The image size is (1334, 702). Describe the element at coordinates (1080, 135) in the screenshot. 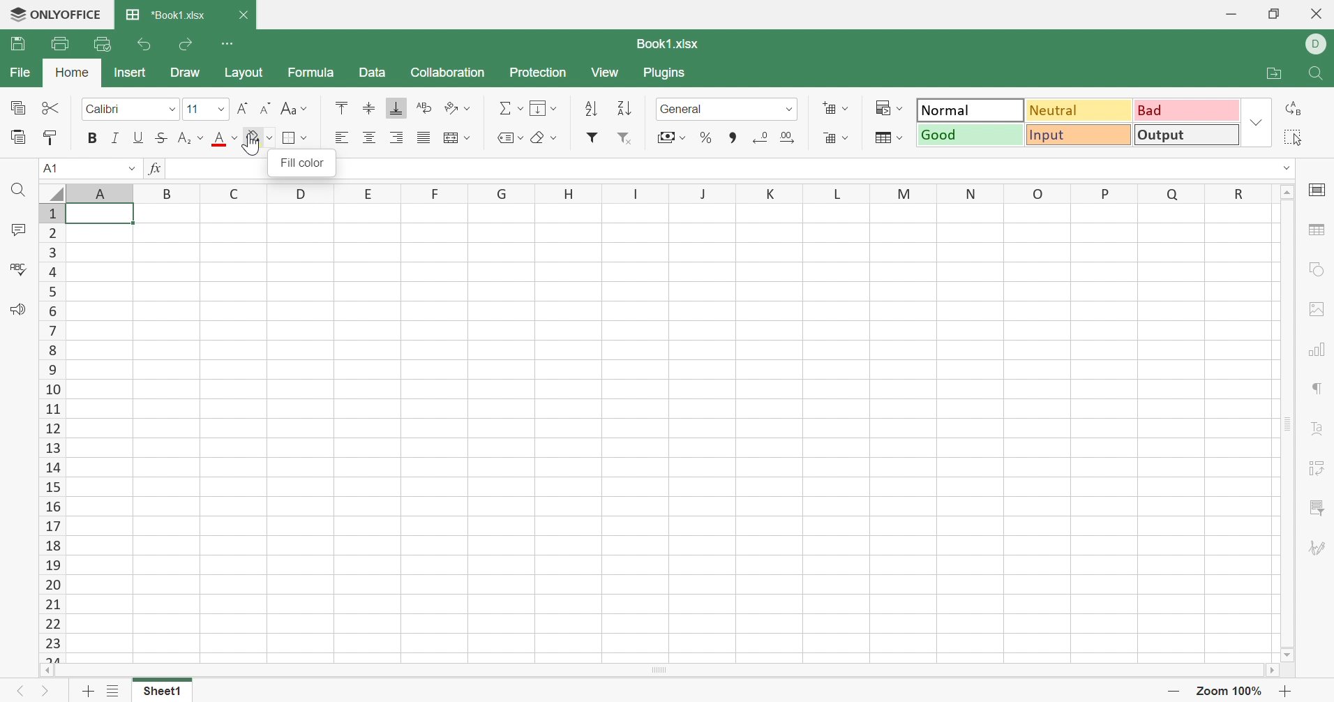

I see `Input` at that location.